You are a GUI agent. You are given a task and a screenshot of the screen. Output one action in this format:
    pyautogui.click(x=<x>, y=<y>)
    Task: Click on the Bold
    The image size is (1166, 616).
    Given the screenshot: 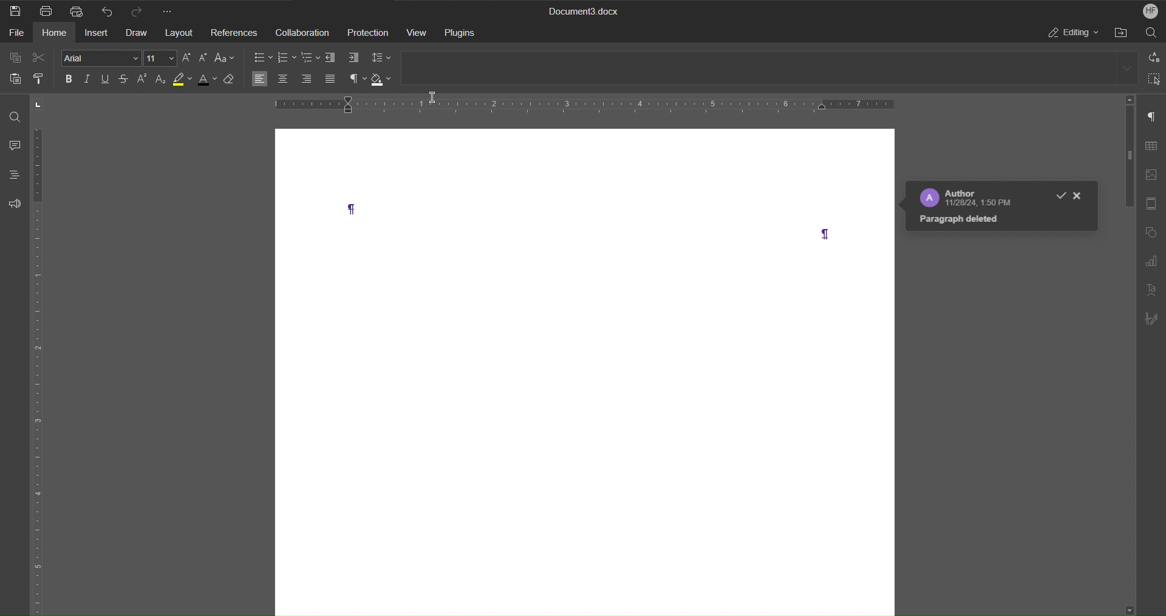 What is the action you would take?
    pyautogui.click(x=69, y=78)
    